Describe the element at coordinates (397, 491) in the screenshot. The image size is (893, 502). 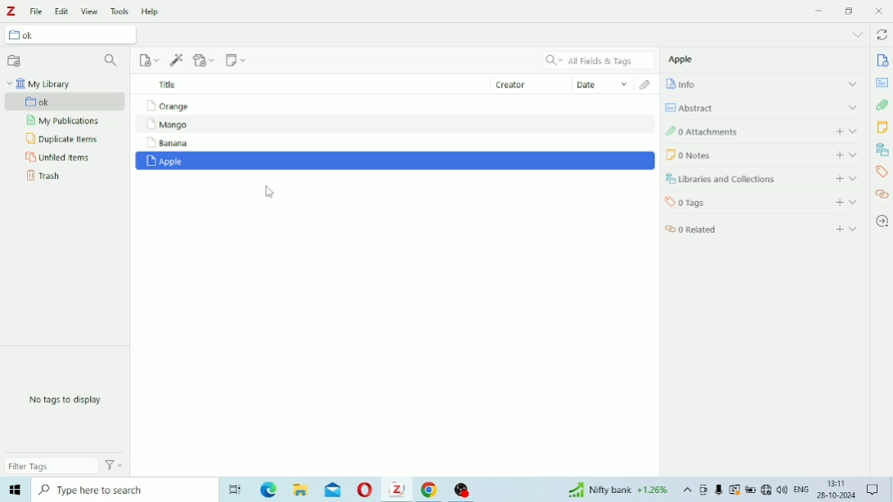
I see `Zotero` at that location.